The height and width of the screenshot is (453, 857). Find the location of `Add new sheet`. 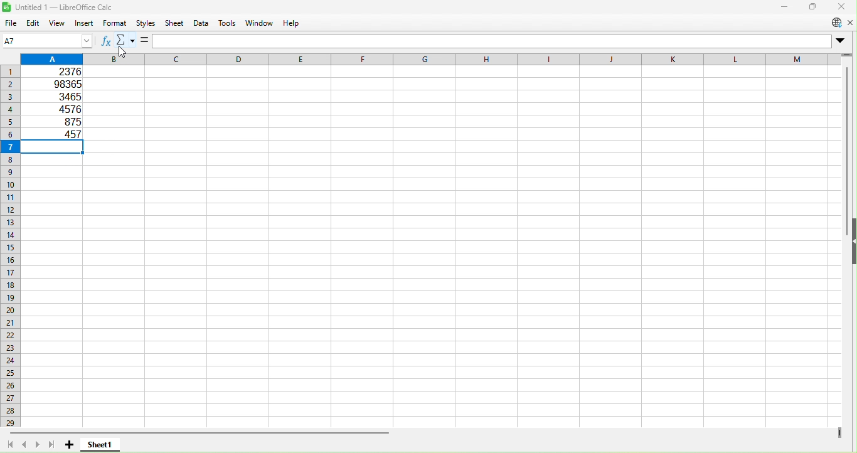

Add new sheet is located at coordinates (71, 444).